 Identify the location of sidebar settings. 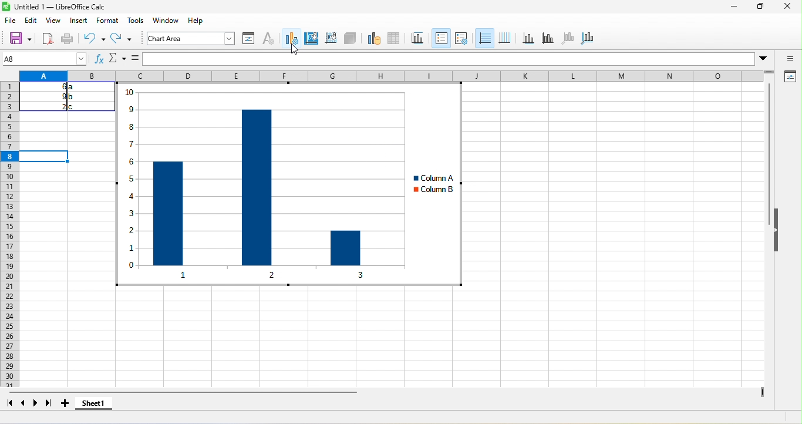
(786, 60).